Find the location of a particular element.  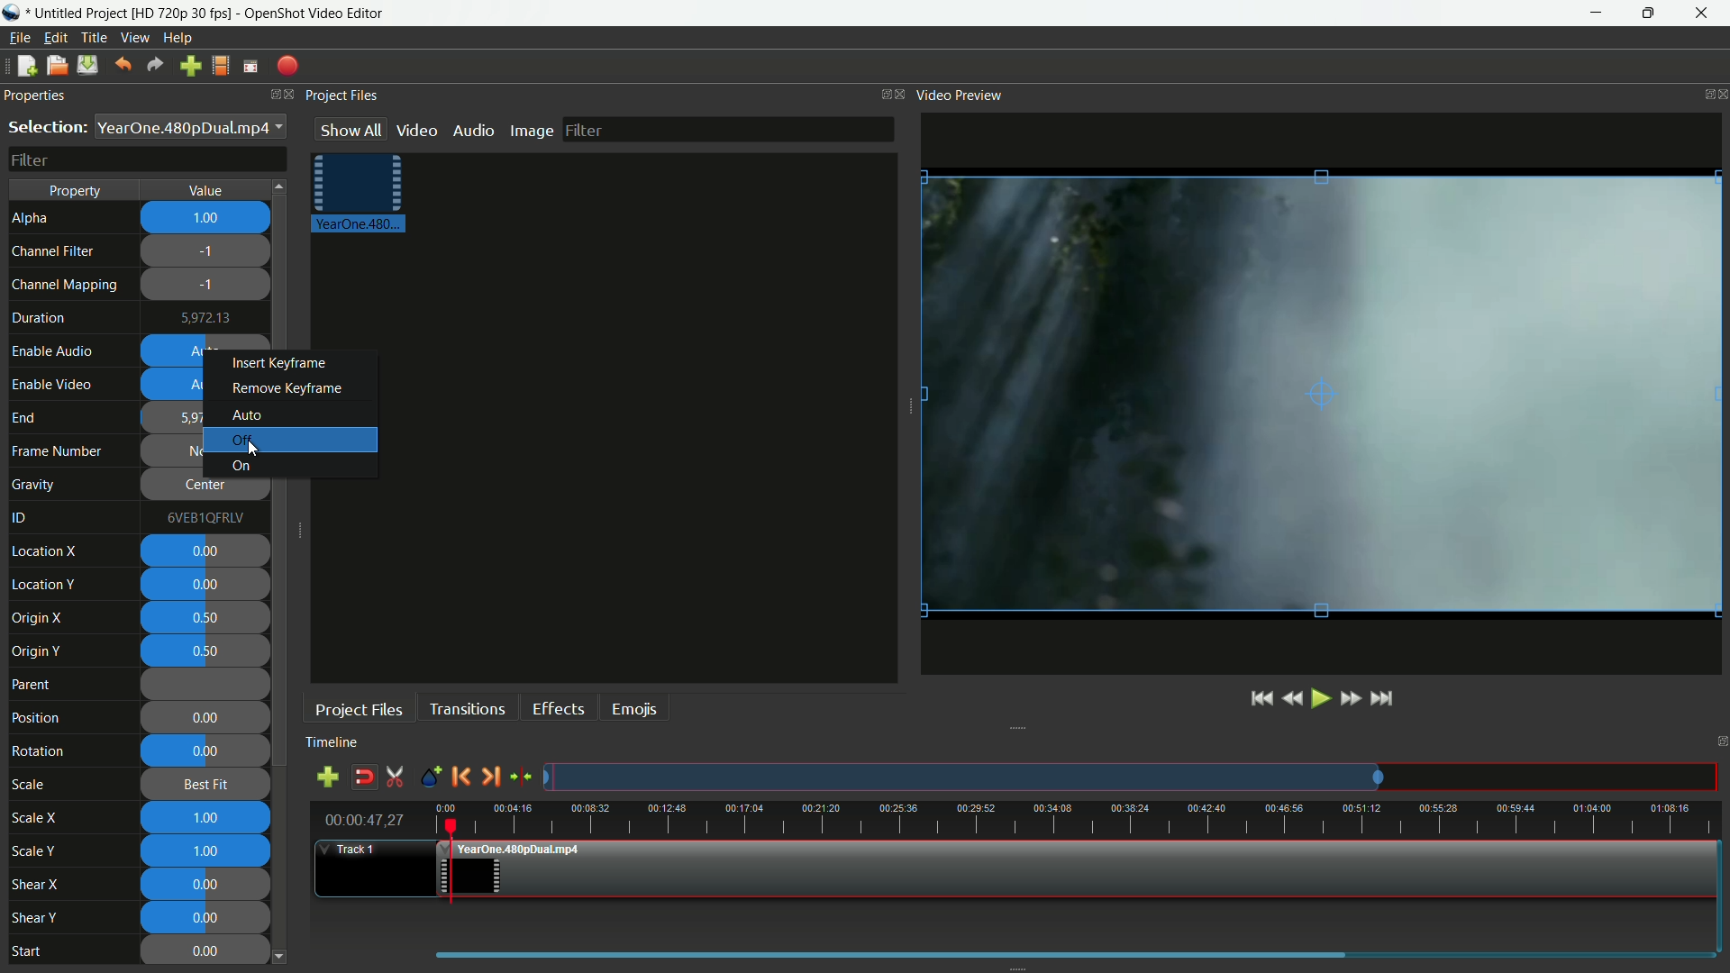

center the timeline on the playhead is located at coordinates (522, 772).